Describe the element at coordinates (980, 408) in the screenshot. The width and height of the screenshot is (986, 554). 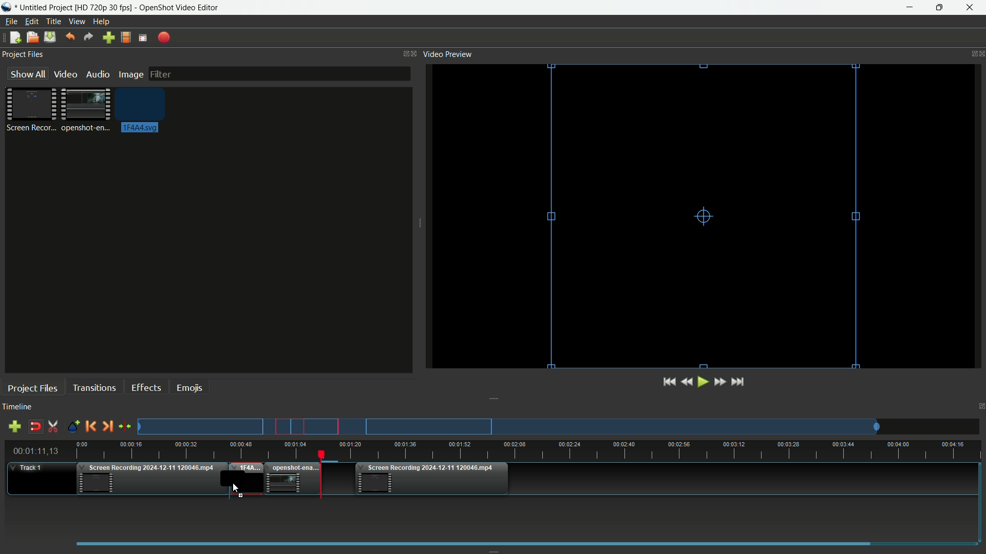
I see `Close timeline` at that location.